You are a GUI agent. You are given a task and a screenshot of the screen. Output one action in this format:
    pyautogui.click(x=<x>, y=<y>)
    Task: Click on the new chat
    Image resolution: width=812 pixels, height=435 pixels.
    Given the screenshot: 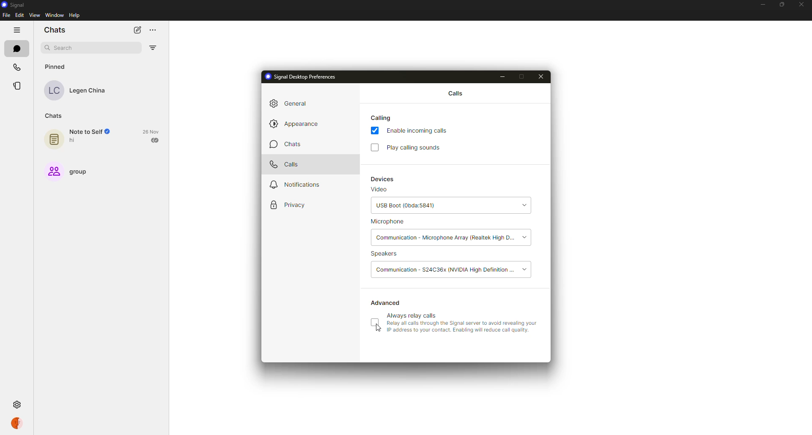 What is the action you would take?
    pyautogui.click(x=135, y=30)
    